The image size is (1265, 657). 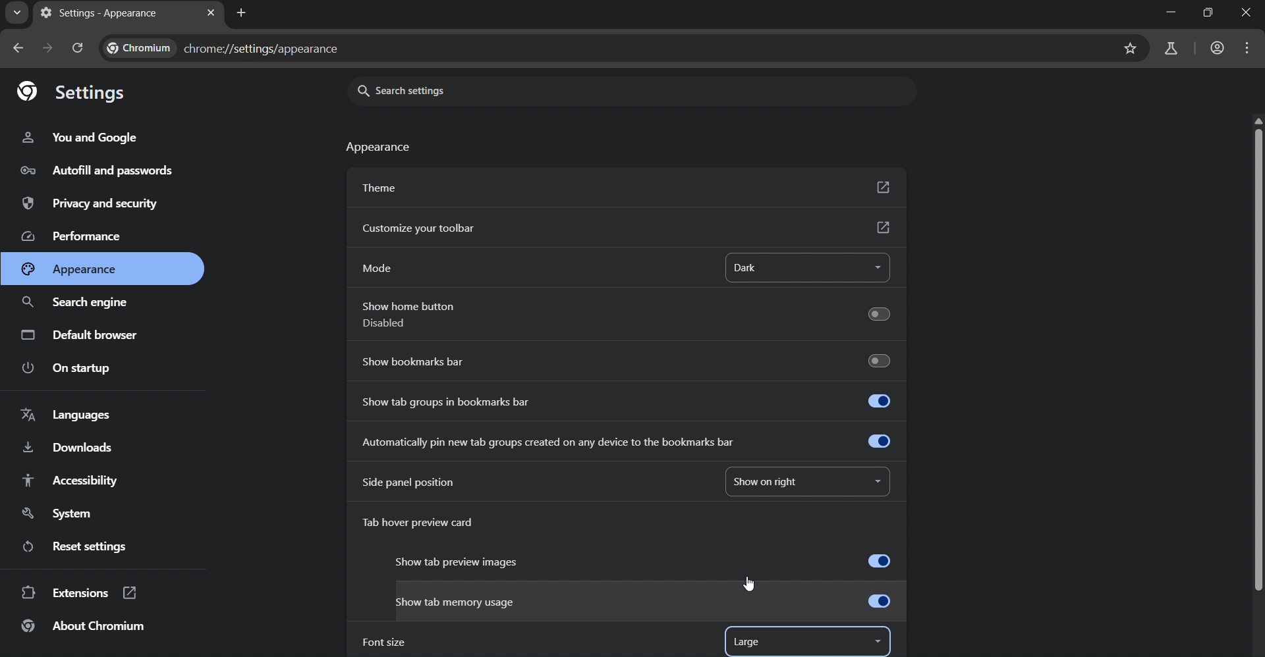 I want to click on default browser, so click(x=82, y=334).